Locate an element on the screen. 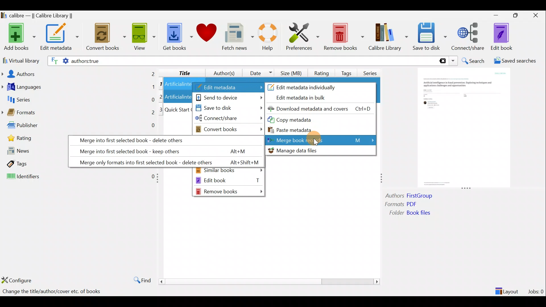  Get books is located at coordinates (177, 36).